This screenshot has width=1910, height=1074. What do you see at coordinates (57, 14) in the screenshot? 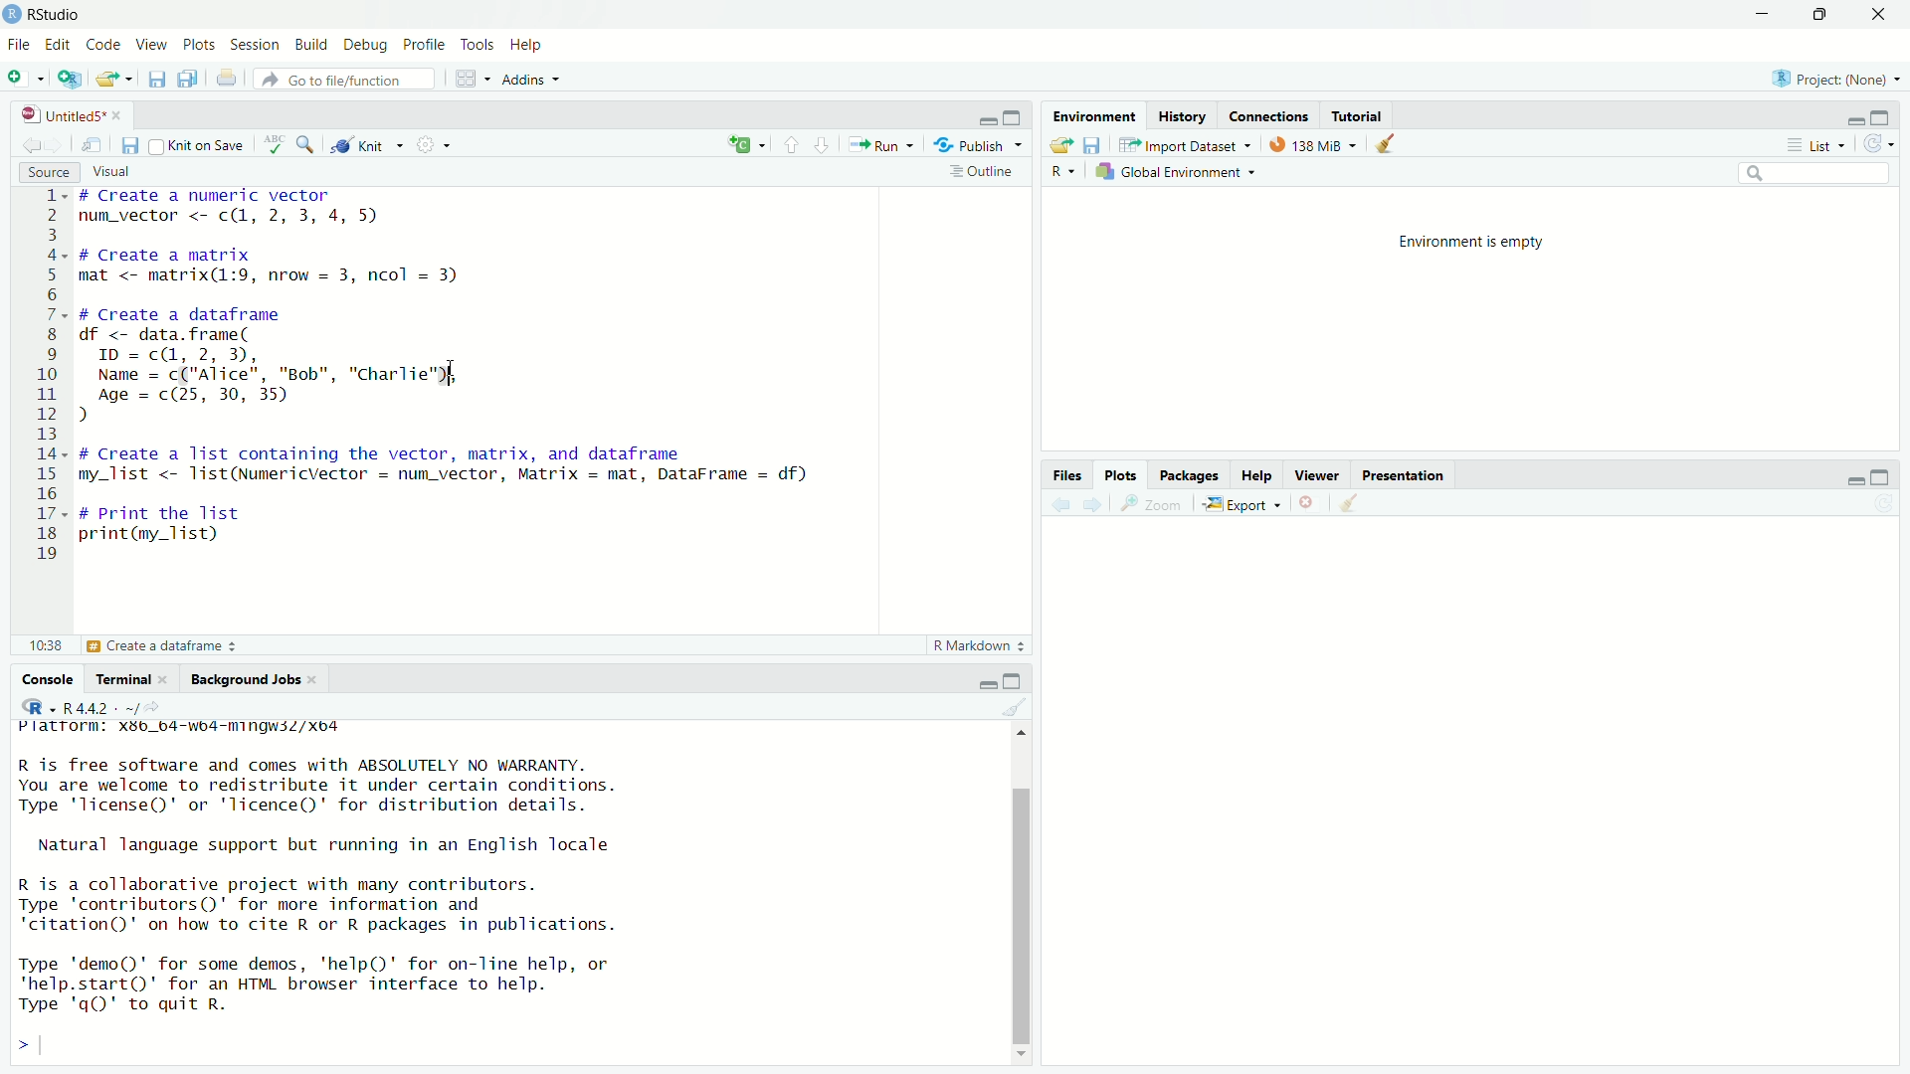
I see `RStudio` at bounding box center [57, 14].